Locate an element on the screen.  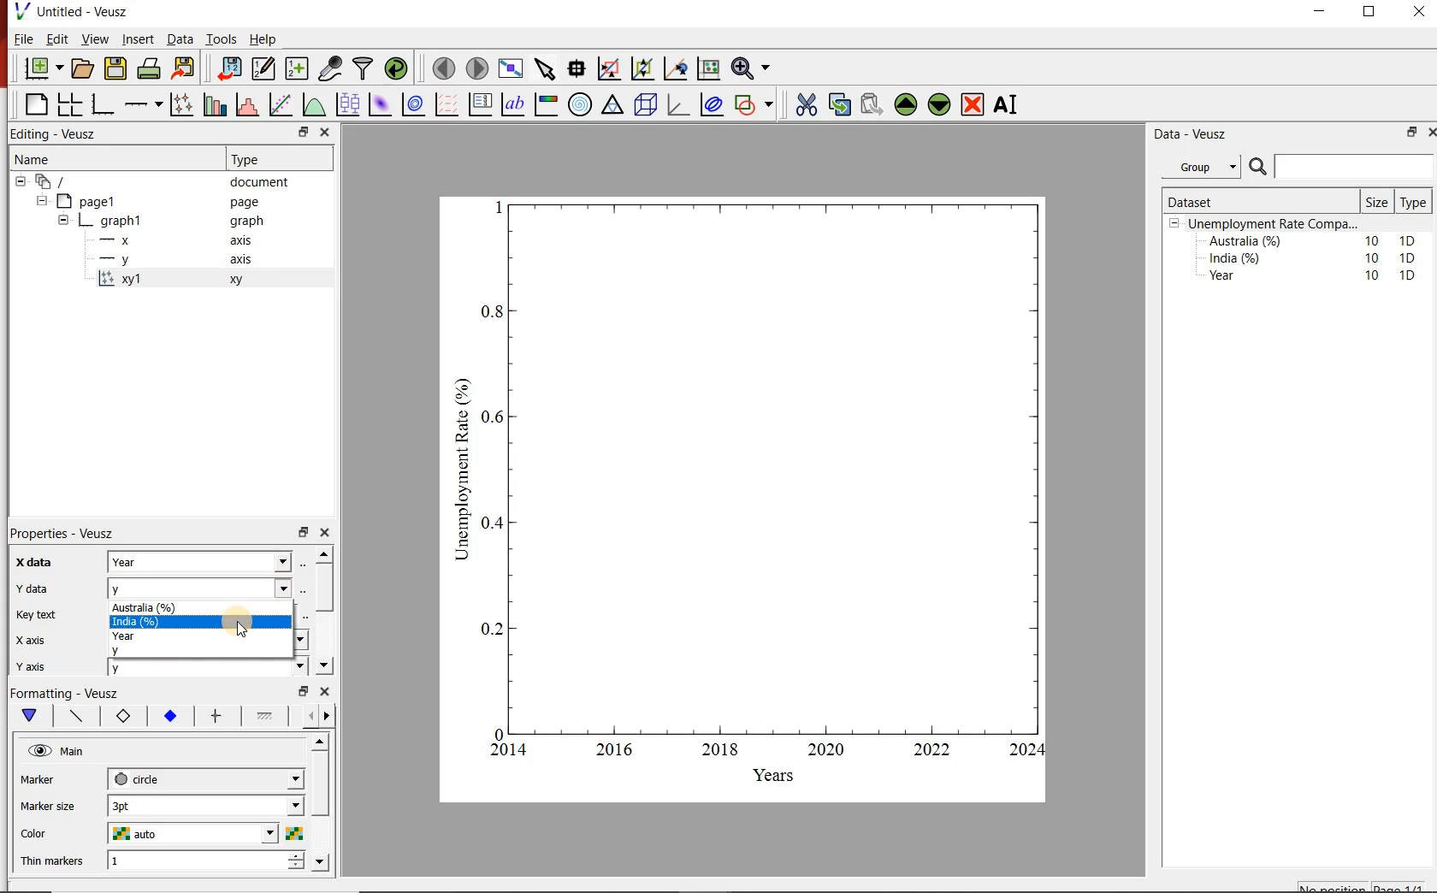
line 1 is located at coordinates (265, 714).